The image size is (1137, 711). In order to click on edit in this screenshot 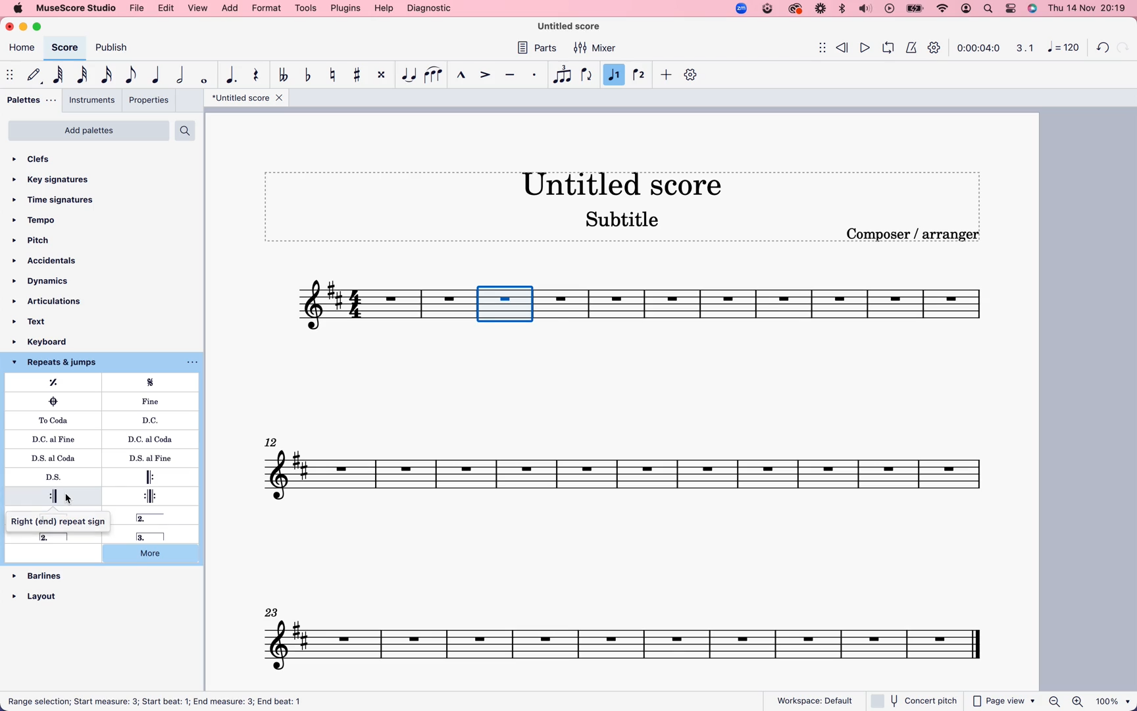, I will do `click(167, 9)`.